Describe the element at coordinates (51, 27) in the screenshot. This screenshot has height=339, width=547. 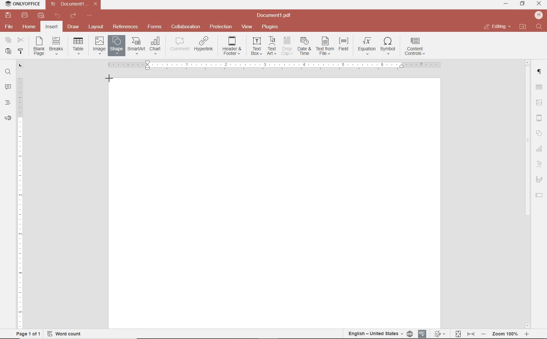
I see `insert` at that location.